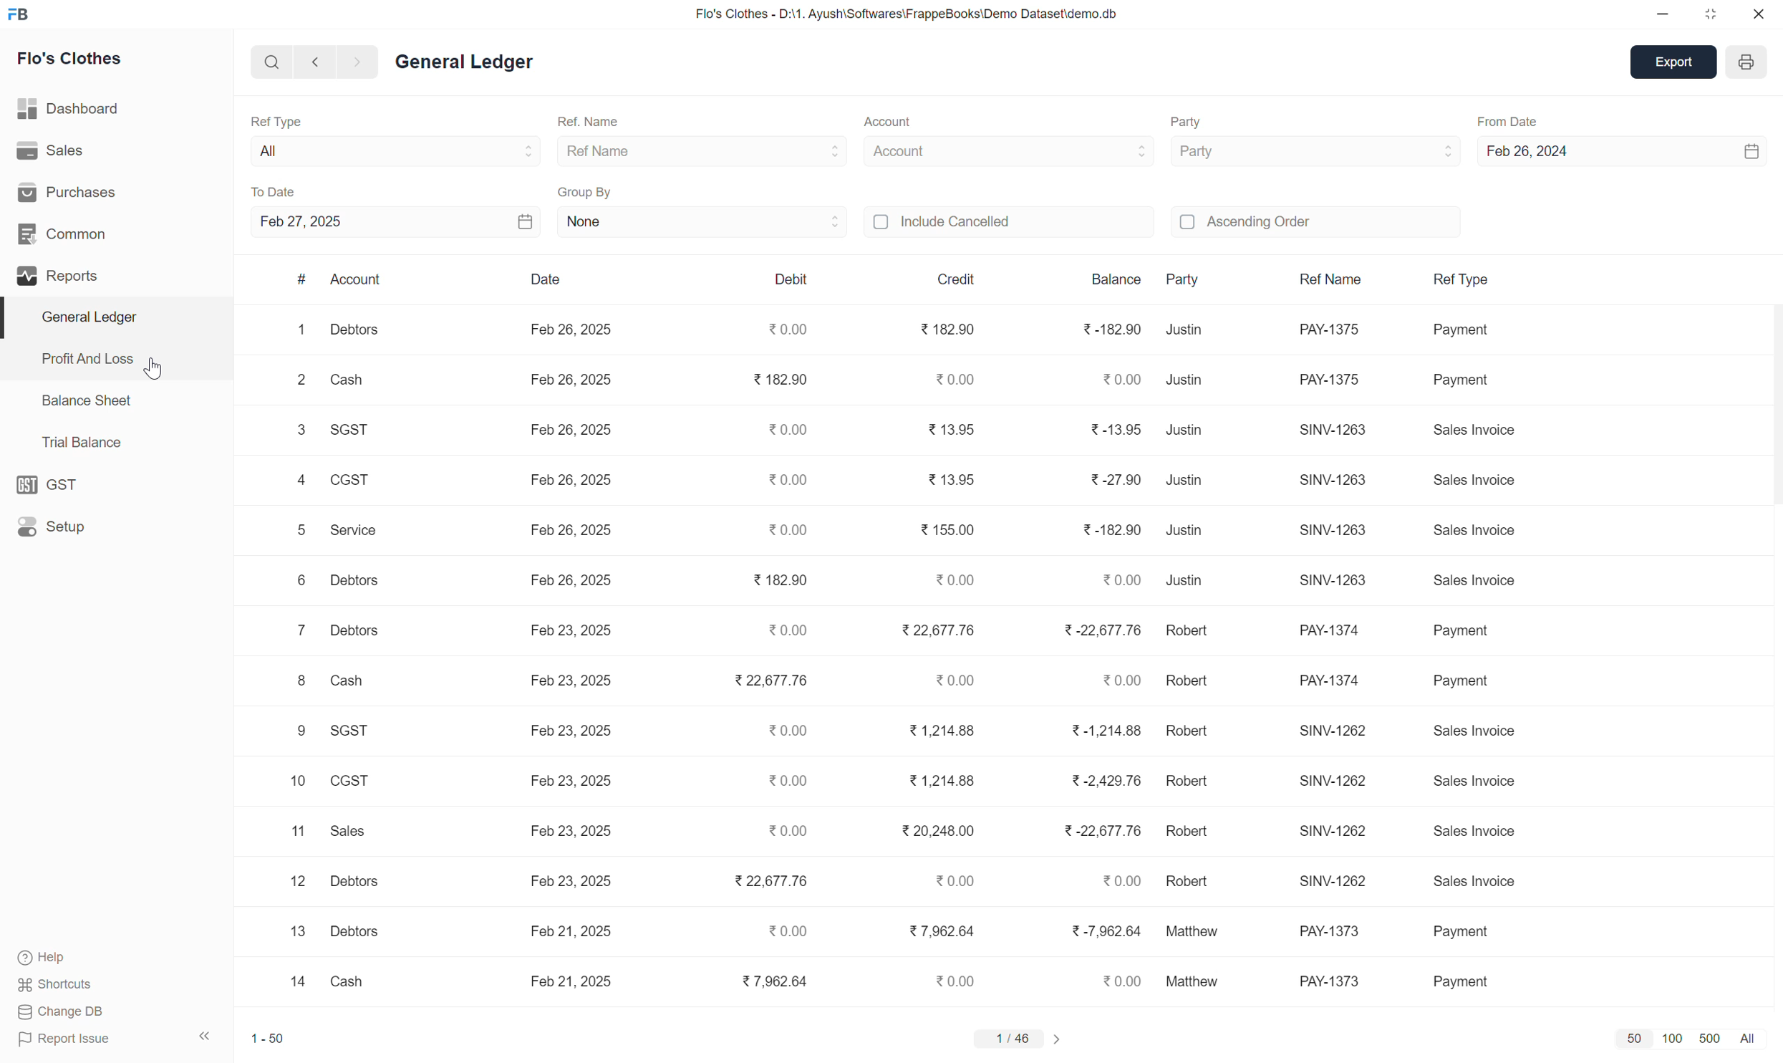 The height and width of the screenshot is (1063, 1783). What do you see at coordinates (785, 784) in the screenshot?
I see `₹0.00` at bounding box center [785, 784].